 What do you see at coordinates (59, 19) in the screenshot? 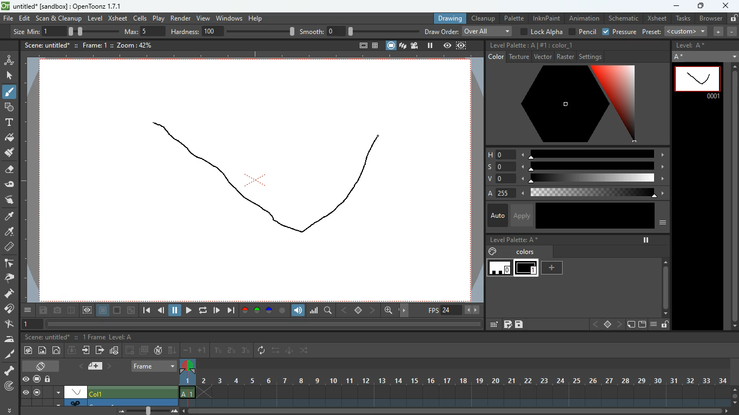
I see `scan & cleanup` at bounding box center [59, 19].